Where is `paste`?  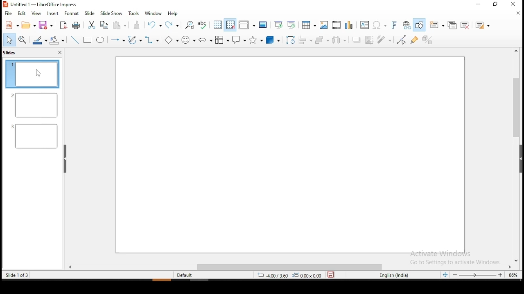
paste is located at coordinates (120, 24).